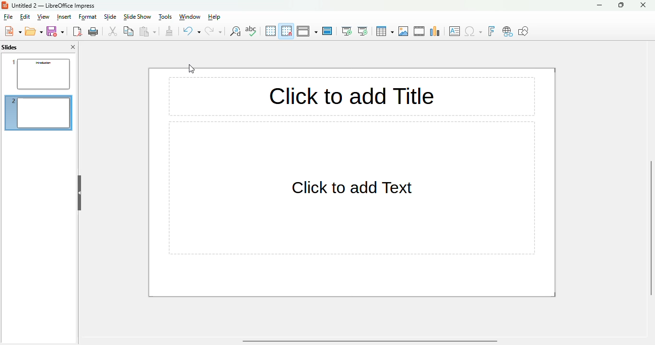 This screenshot has width=655, height=345. I want to click on print, so click(94, 32).